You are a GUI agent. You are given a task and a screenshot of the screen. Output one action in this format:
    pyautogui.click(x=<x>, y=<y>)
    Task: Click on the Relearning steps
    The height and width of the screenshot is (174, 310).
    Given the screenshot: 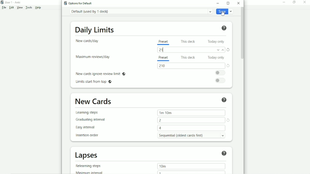 What is the action you would take?
    pyautogui.click(x=90, y=166)
    